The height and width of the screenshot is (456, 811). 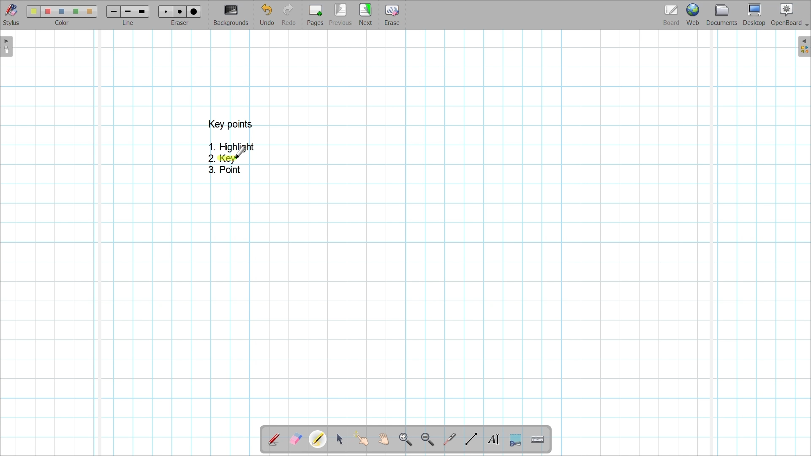 What do you see at coordinates (538, 440) in the screenshot?
I see `Display virtual keyboard` at bounding box center [538, 440].